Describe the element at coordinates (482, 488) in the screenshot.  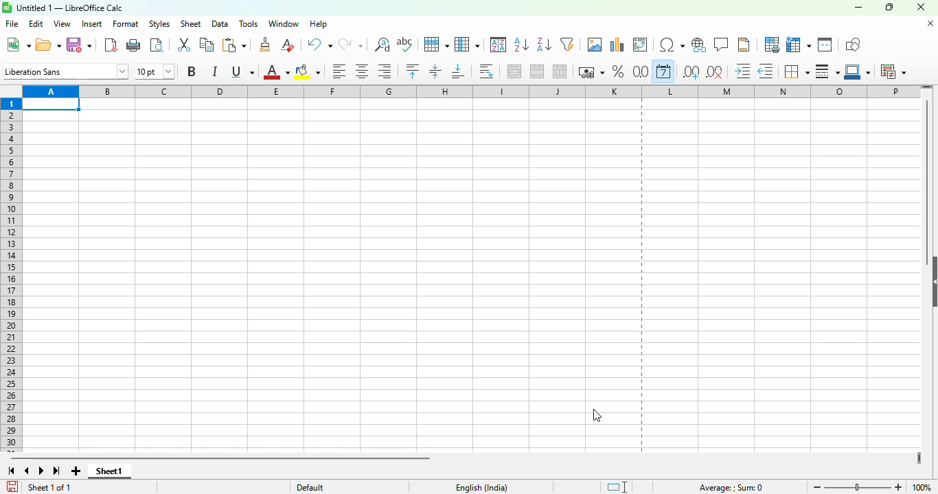
I see `text language` at that location.